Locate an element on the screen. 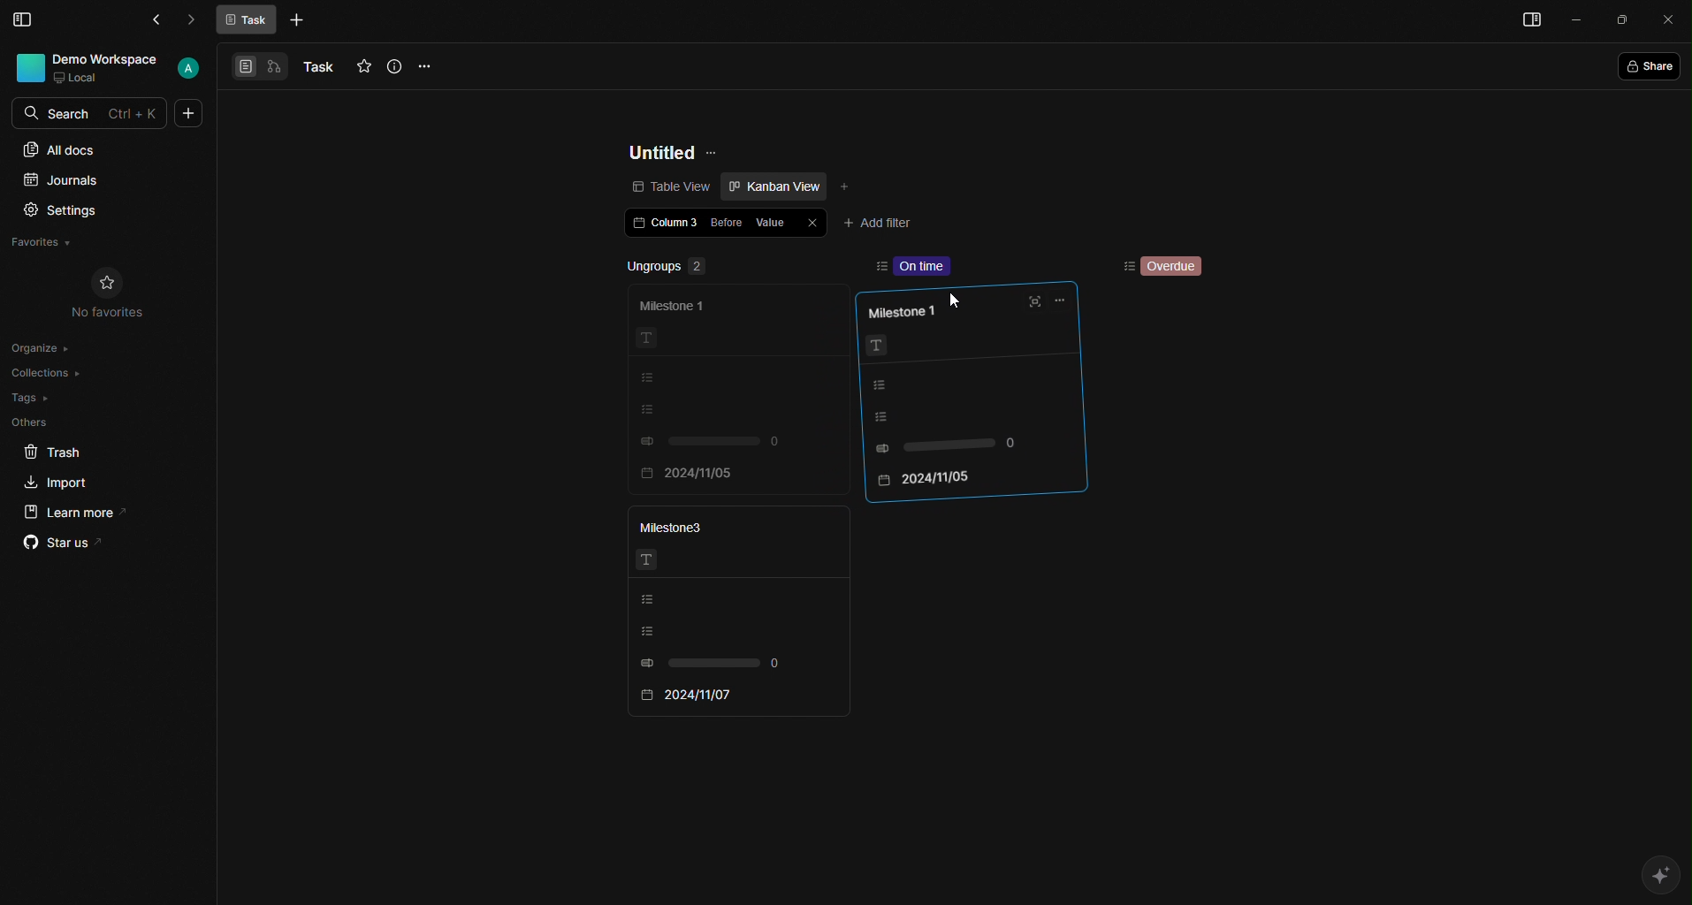  Ungroups is located at coordinates (702, 266).